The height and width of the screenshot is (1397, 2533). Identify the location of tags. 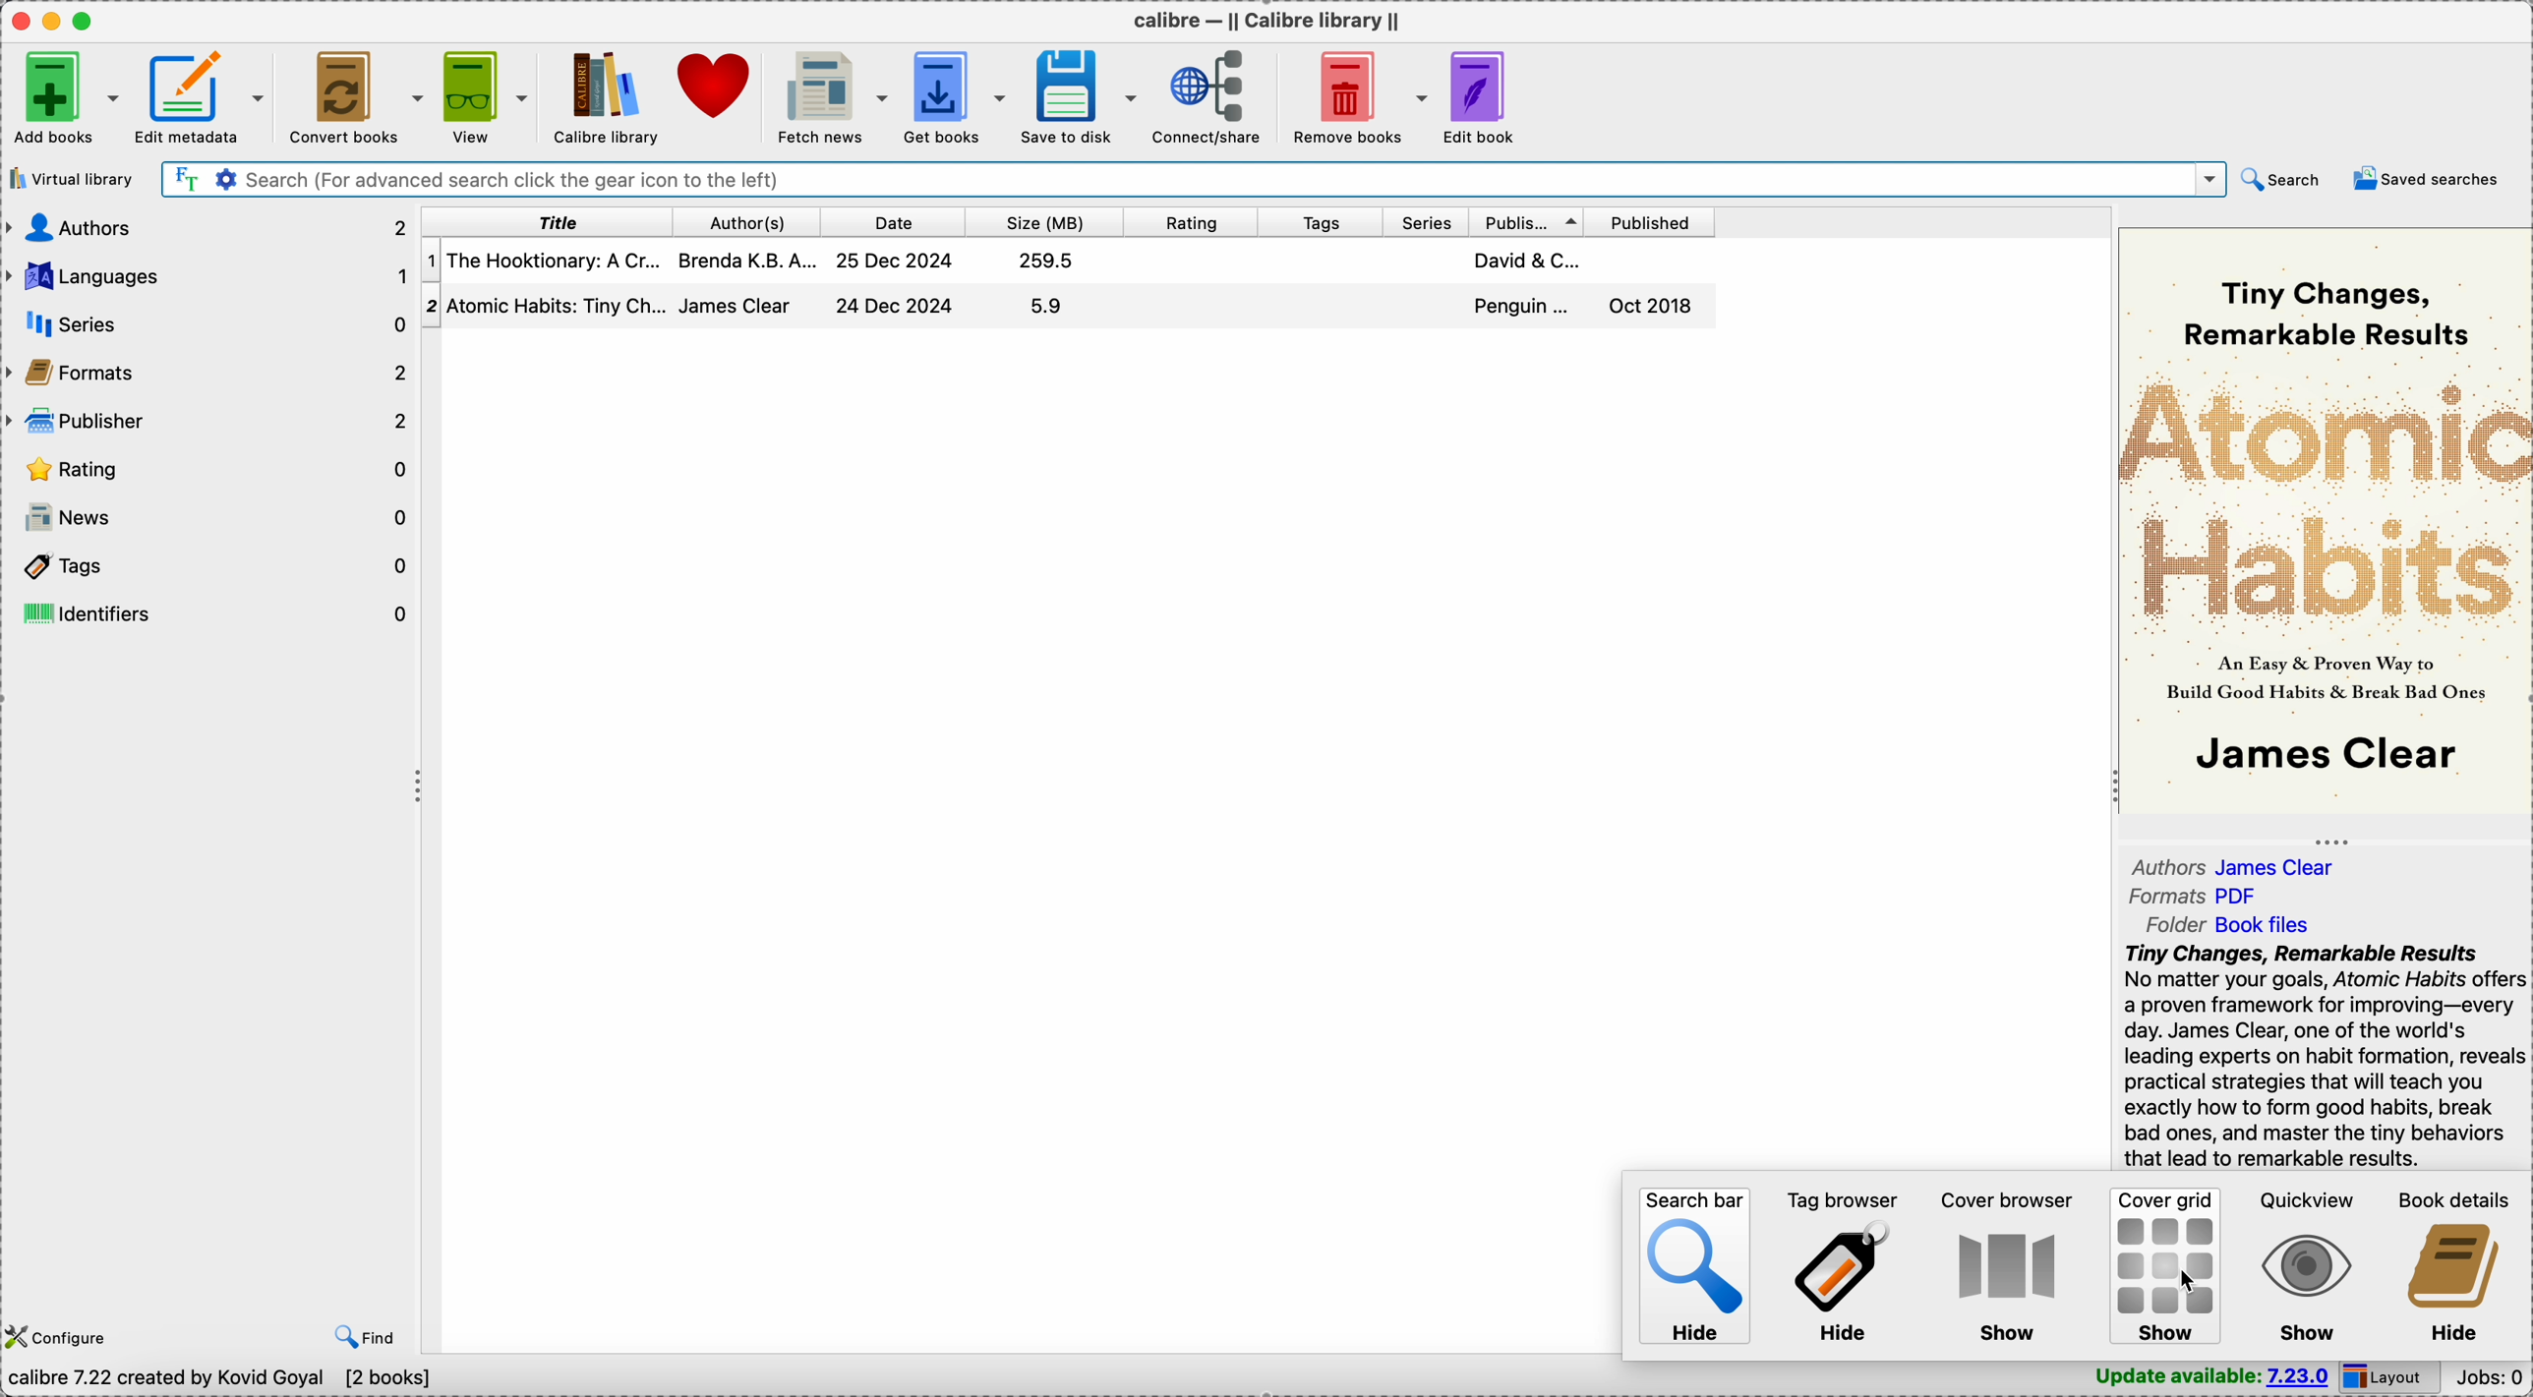
(1324, 222).